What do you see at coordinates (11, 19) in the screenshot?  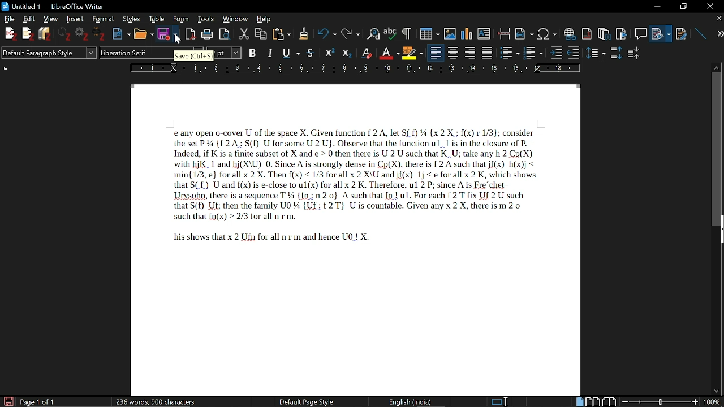 I see `File` at bounding box center [11, 19].